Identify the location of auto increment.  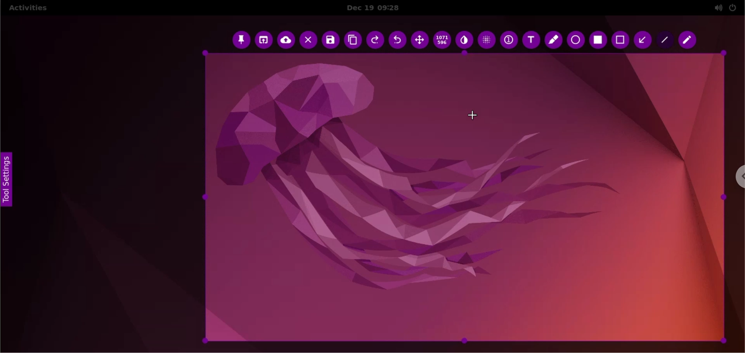
(508, 41).